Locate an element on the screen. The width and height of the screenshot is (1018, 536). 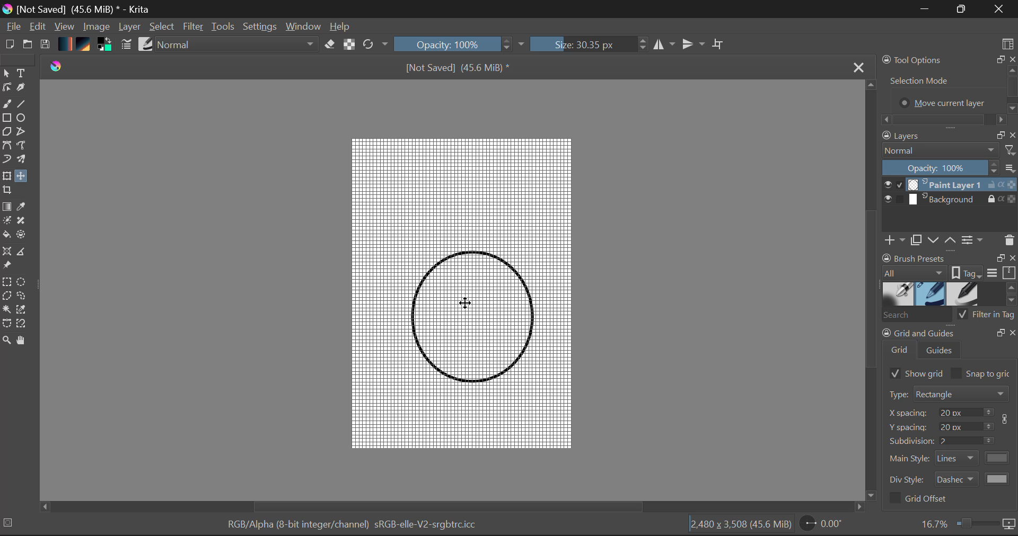
Brush Stroke Opacity is located at coordinates (456, 43).